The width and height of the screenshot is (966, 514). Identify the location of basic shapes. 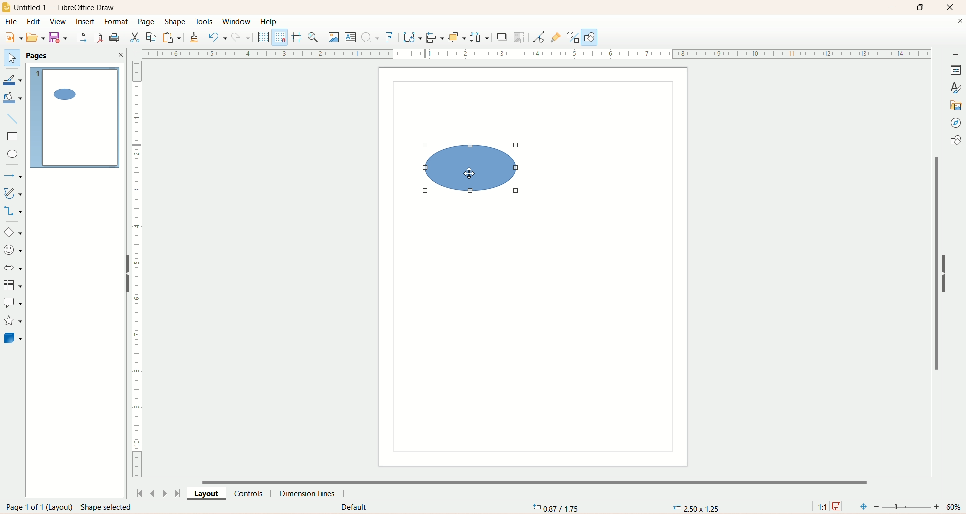
(12, 232).